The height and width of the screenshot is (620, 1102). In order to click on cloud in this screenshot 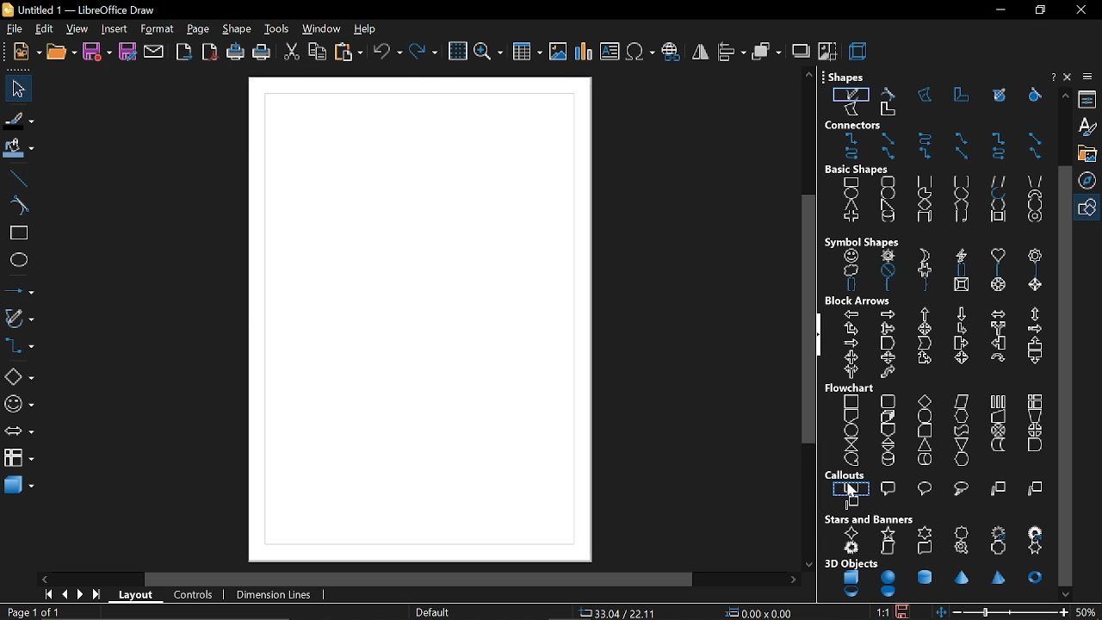, I will do `click(959, 489)`.